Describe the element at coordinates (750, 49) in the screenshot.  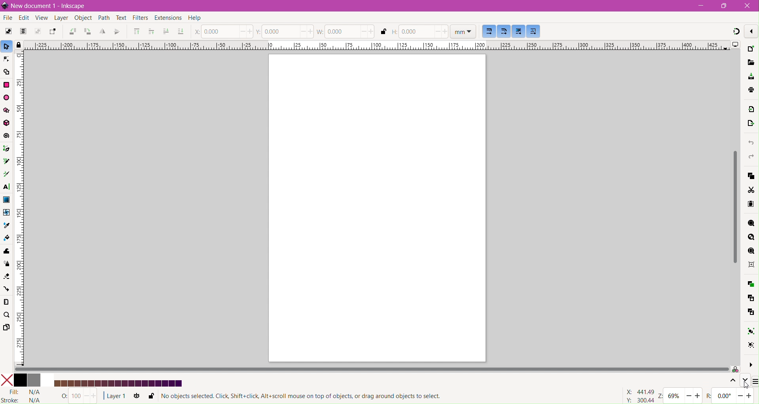
I see `New` at that location.